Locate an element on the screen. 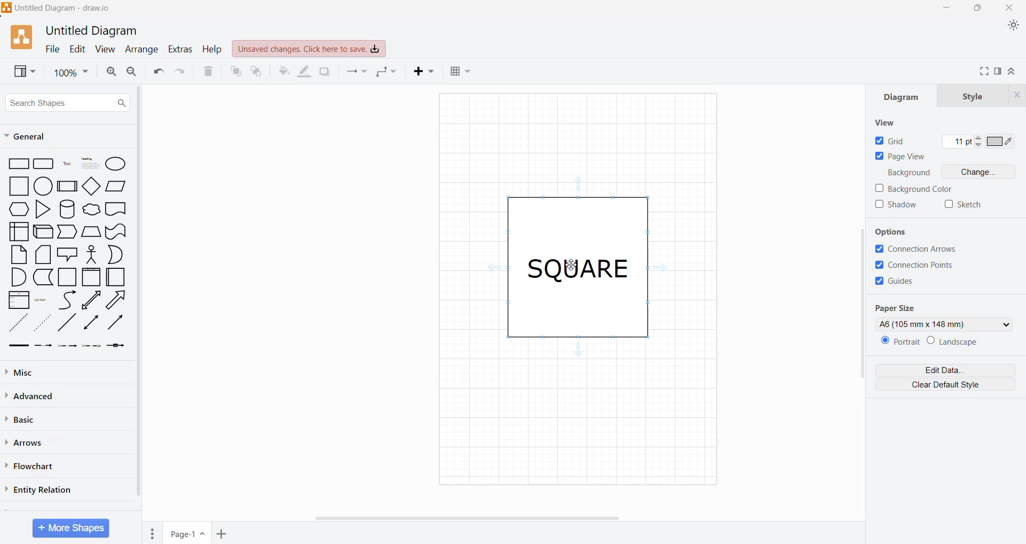  Double Arrow  is located at coordinates (91, 323).